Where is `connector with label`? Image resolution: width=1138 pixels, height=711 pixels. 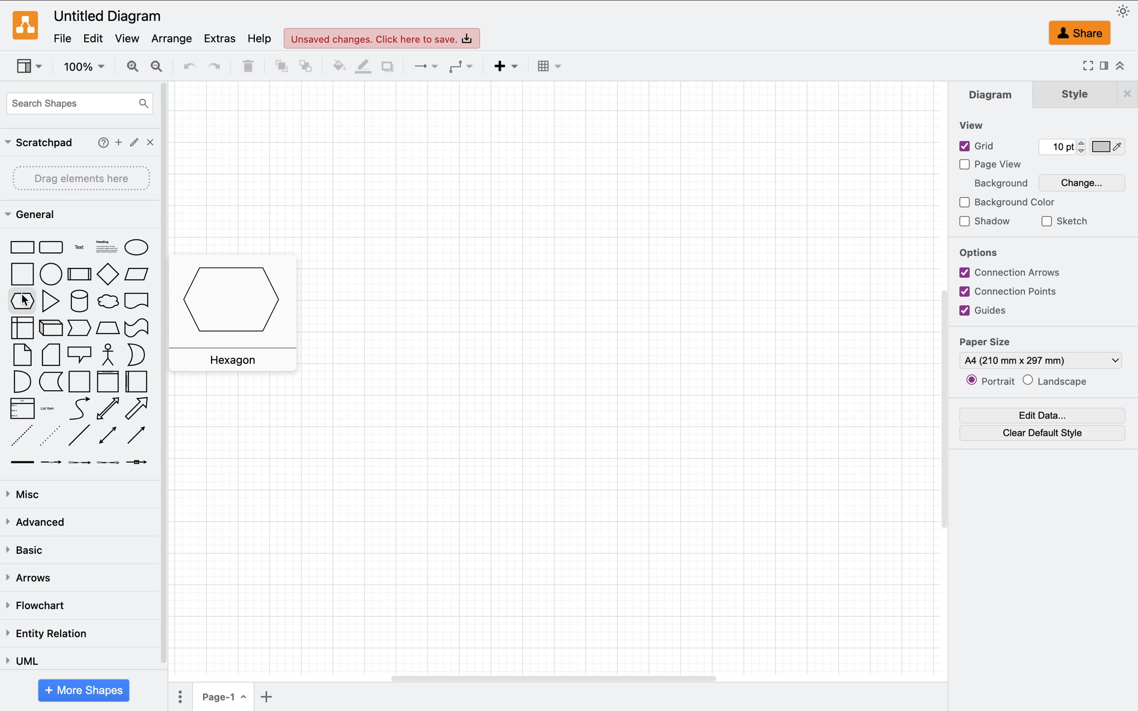 connector with label is located at coordinates (49, 466).